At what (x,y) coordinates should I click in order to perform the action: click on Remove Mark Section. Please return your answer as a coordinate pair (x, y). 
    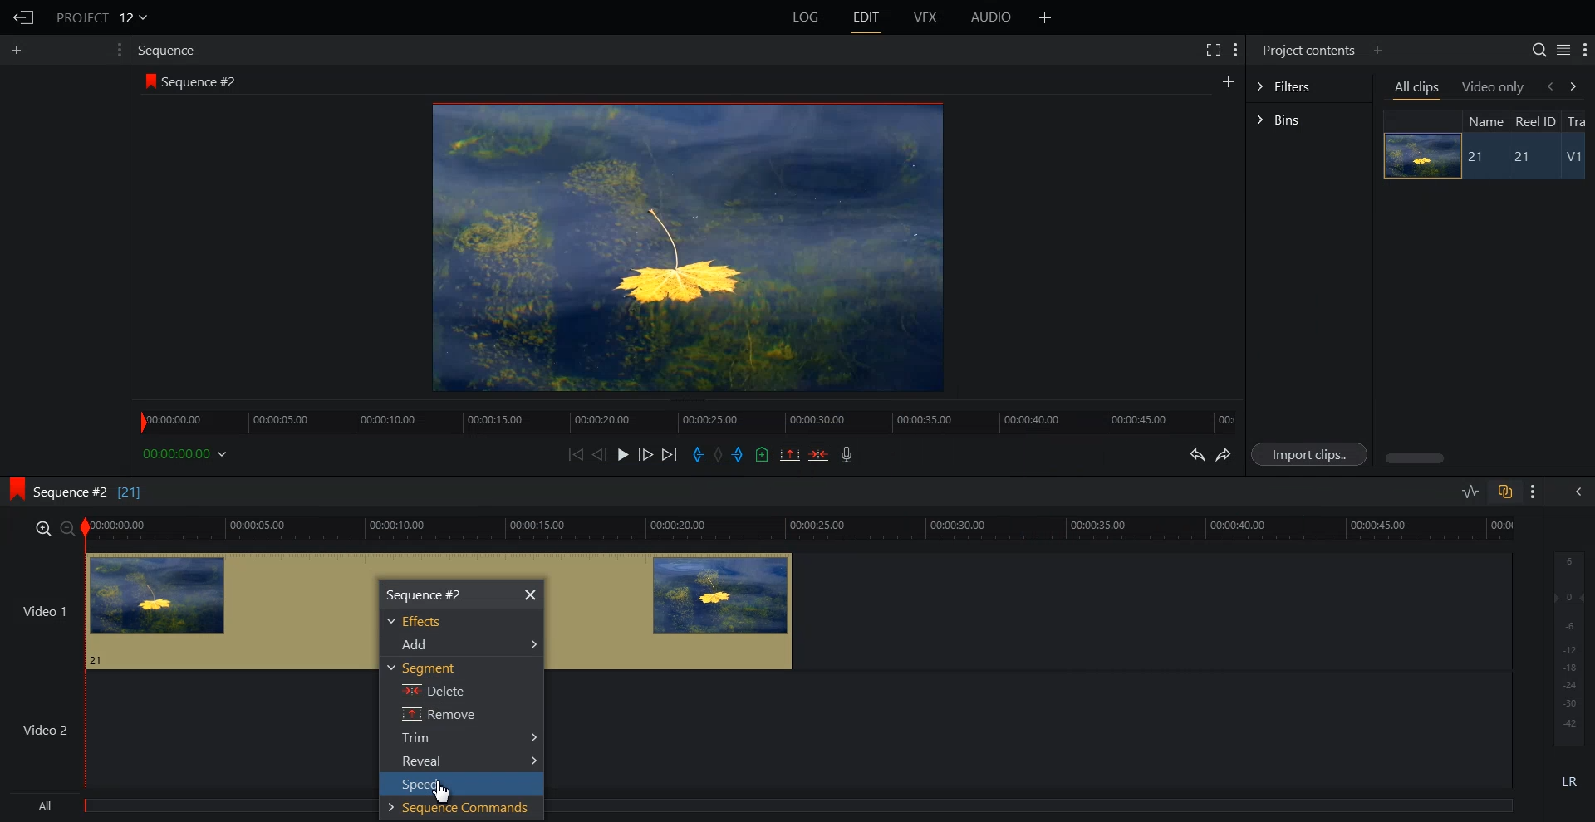
    Looking at the image, I should click on (790, 454).